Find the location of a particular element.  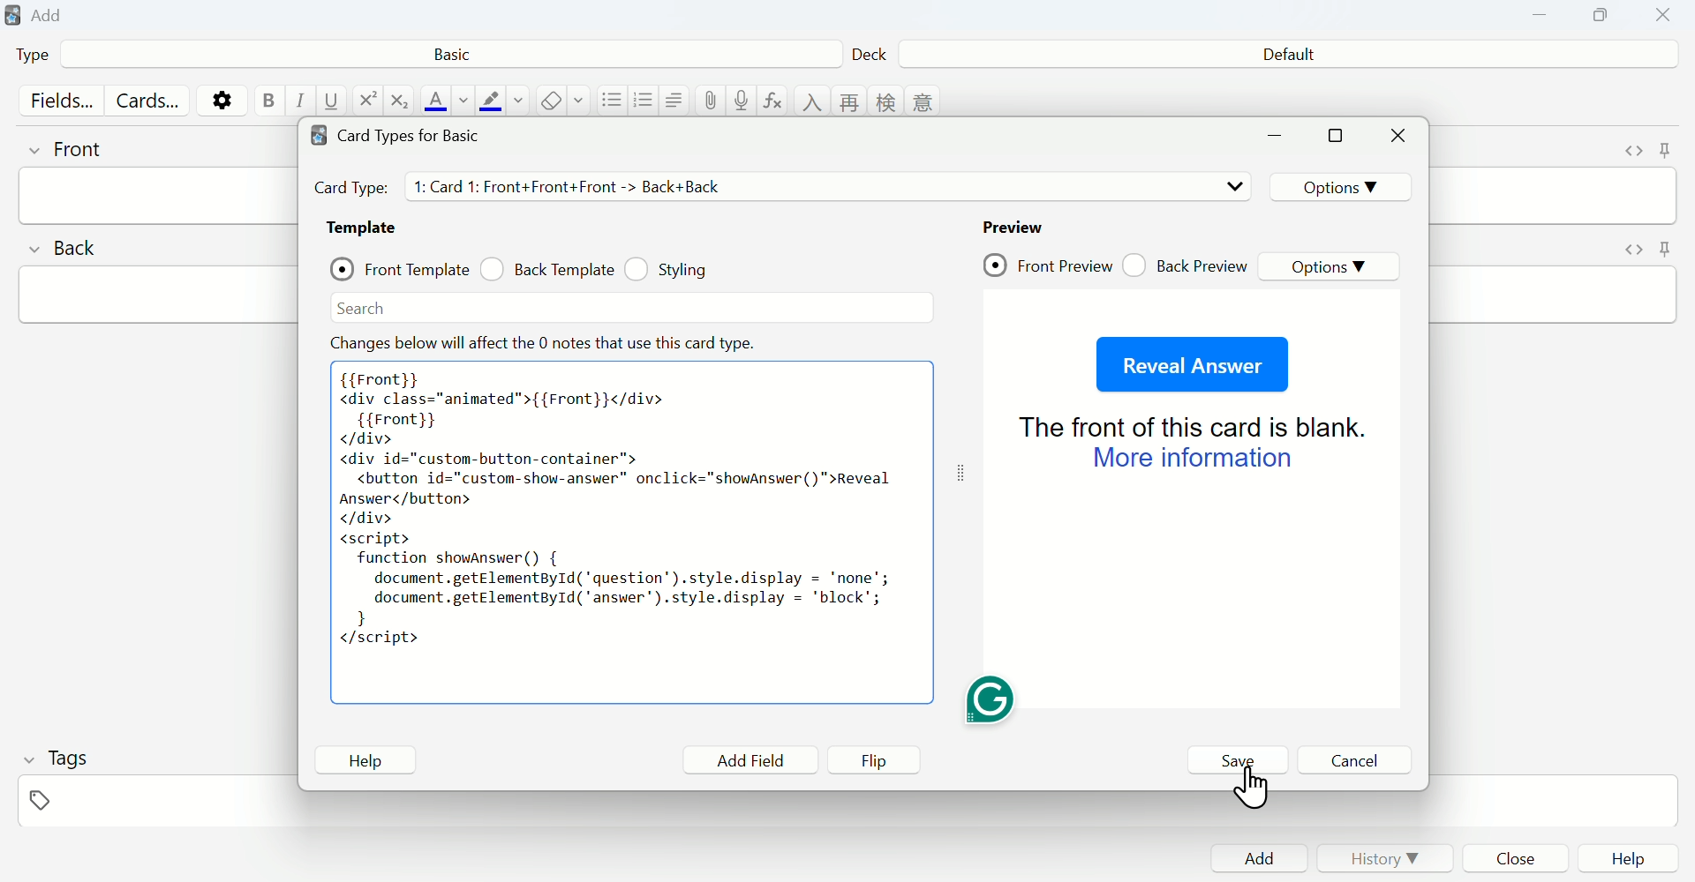

Close is located at coordinates (1514, 858).